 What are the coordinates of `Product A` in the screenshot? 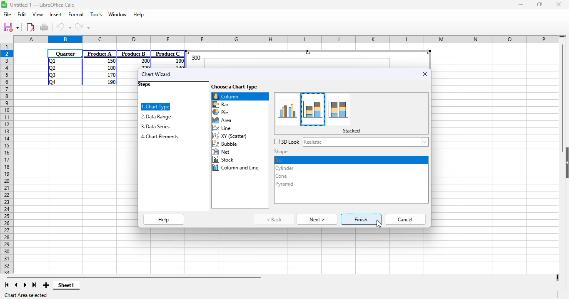 It's located at (100, 54).